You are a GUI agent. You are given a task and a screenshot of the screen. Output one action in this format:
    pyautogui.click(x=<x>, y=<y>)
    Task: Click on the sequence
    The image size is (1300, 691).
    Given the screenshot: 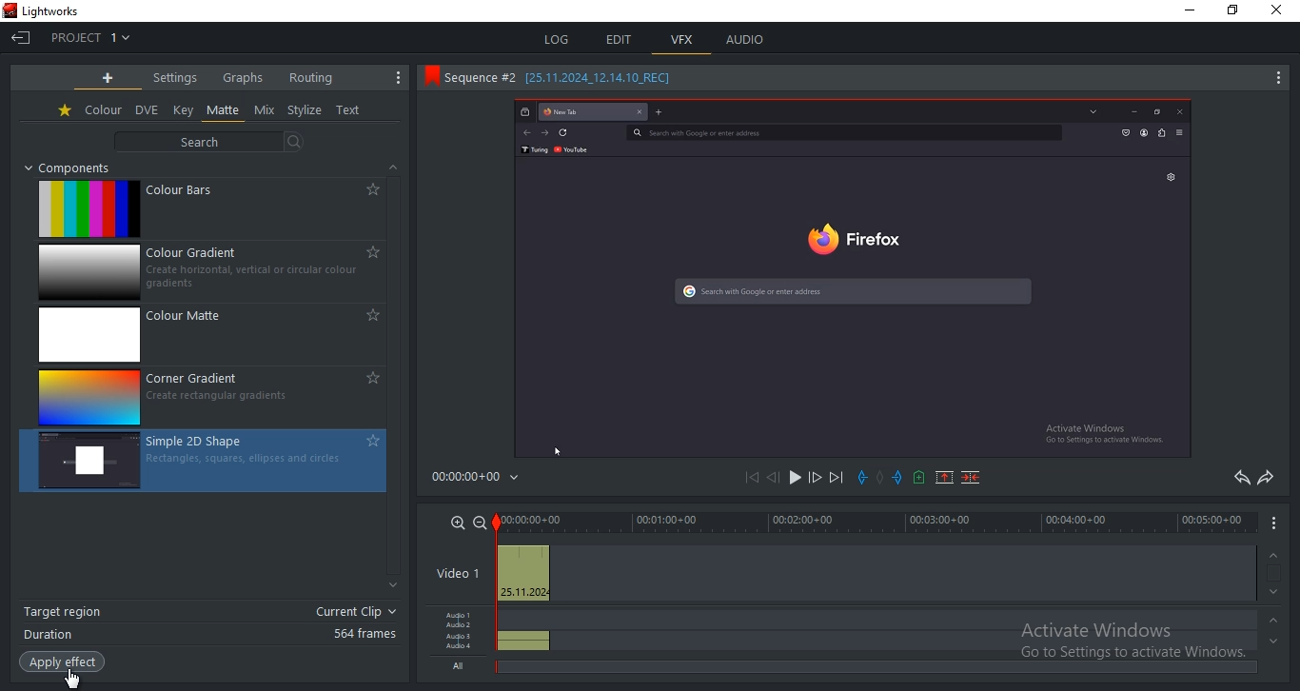 What is the action you would take?
    pyautogui.click(x=850, y=281)
    